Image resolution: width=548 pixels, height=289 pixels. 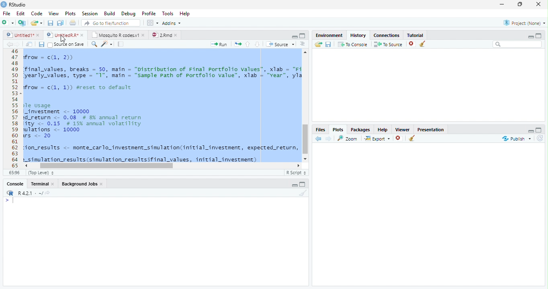 What do you see at coordinates (237, 44) in the screenshot?
I see `Re-run the previous code region` at bounding box center [237, 44].